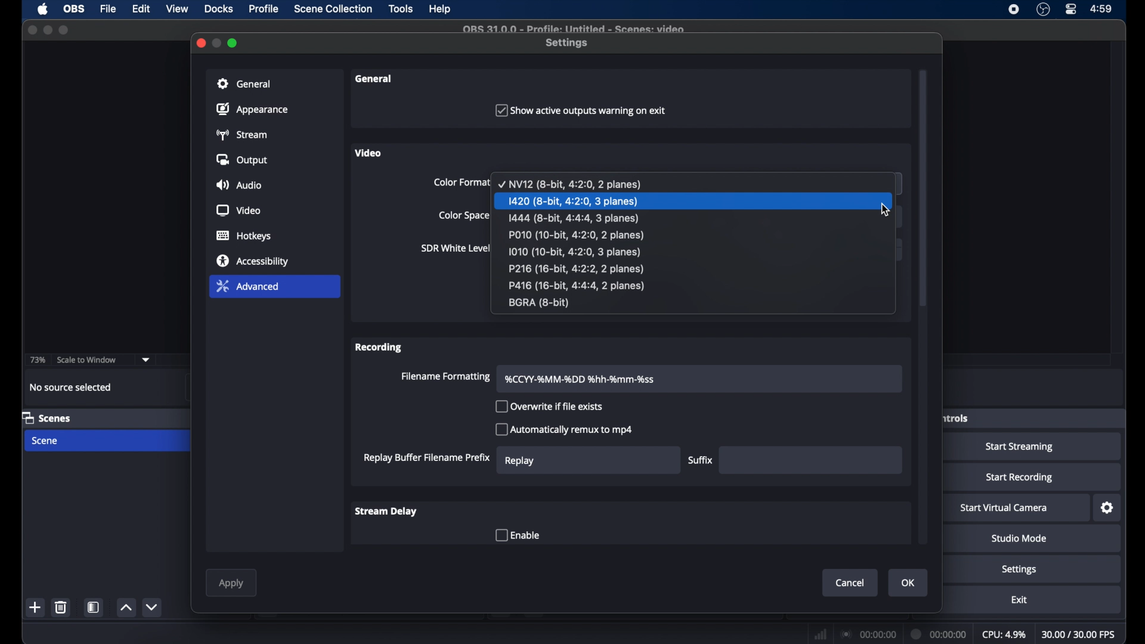 This screenshot has width=1145, height=644. What do you see at coordinates (837, 583) in the screenshot?
I see `Cancel` at bounding box center [837, 583].